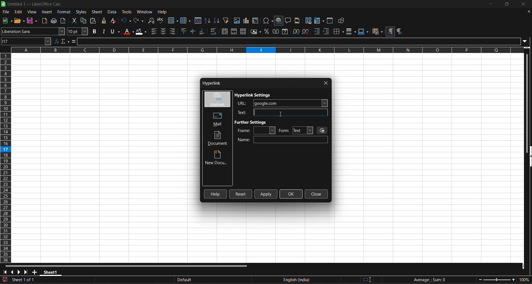 The image size is (532, 284). What do you see at coordinates (113, 12) in the screenshot?
I see `data` at bounding box center [113, 12].